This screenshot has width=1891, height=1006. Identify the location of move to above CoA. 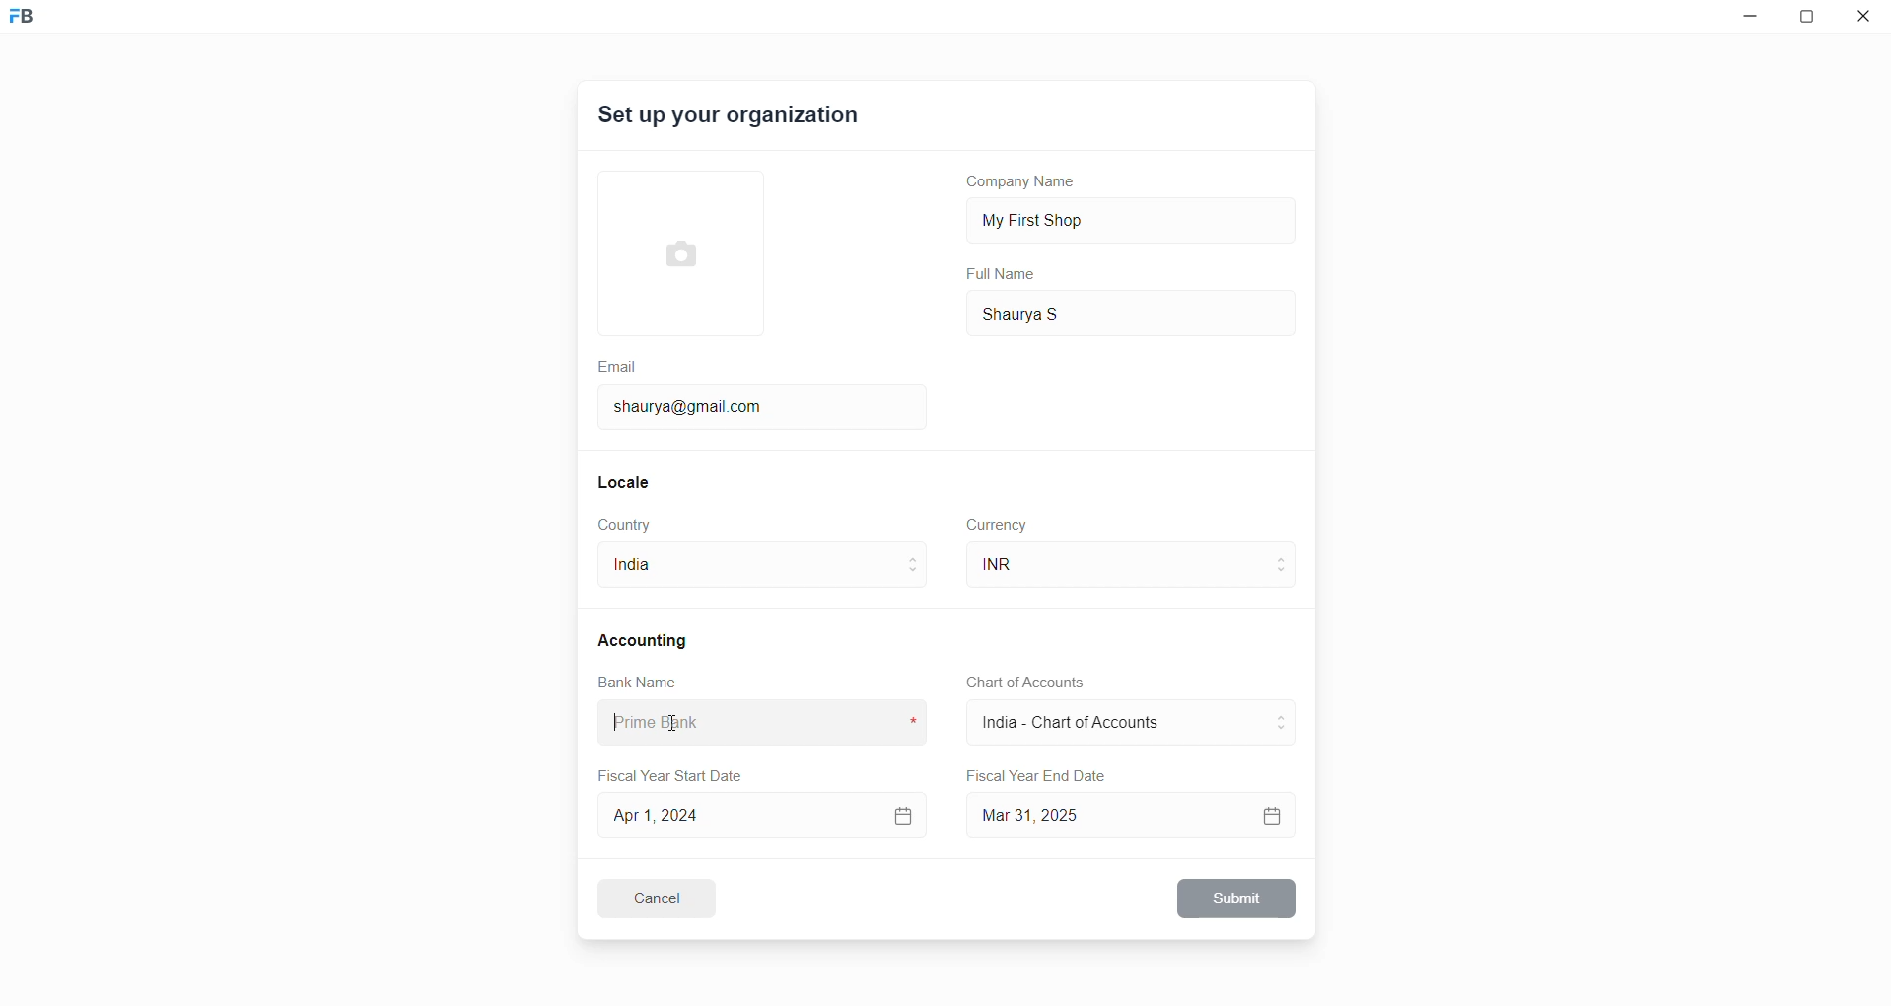
(1286, 714).